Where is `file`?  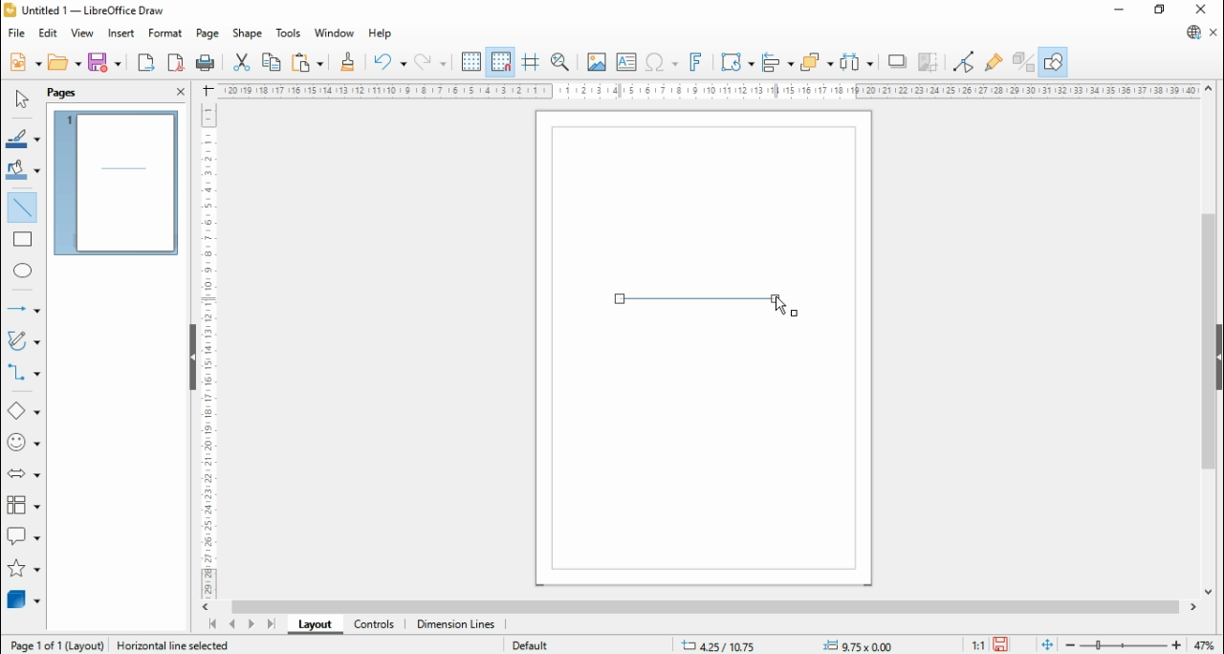
file is located at coordinates (15, 33).